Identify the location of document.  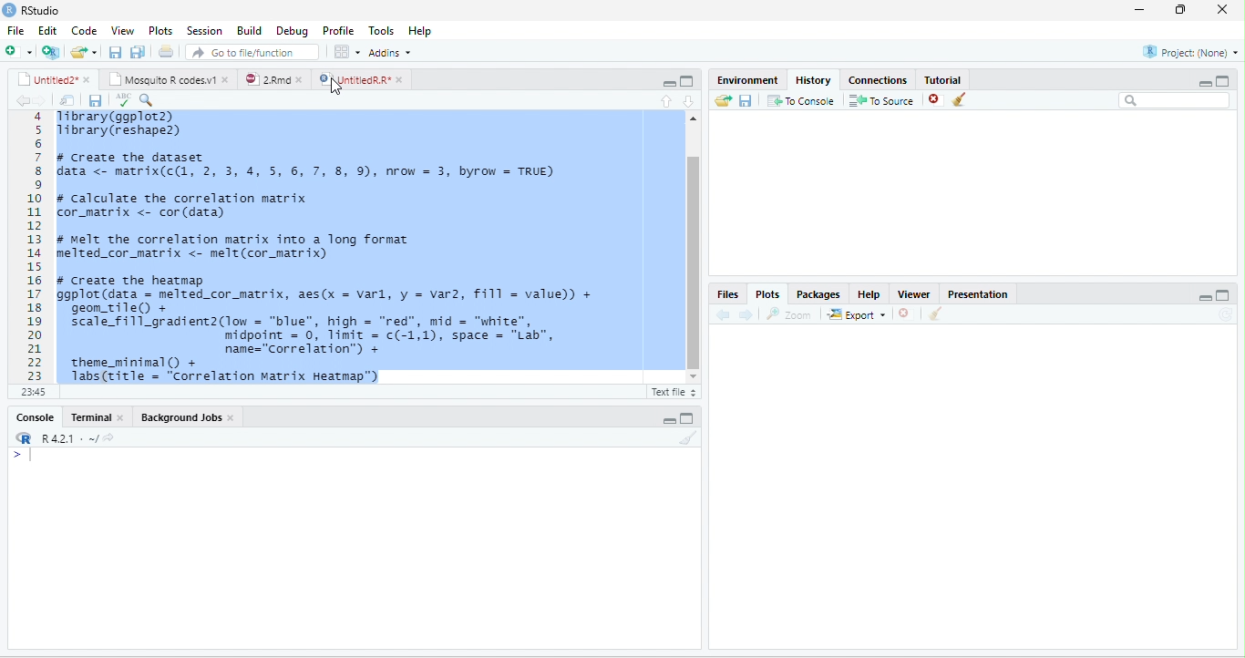
(165, 51).